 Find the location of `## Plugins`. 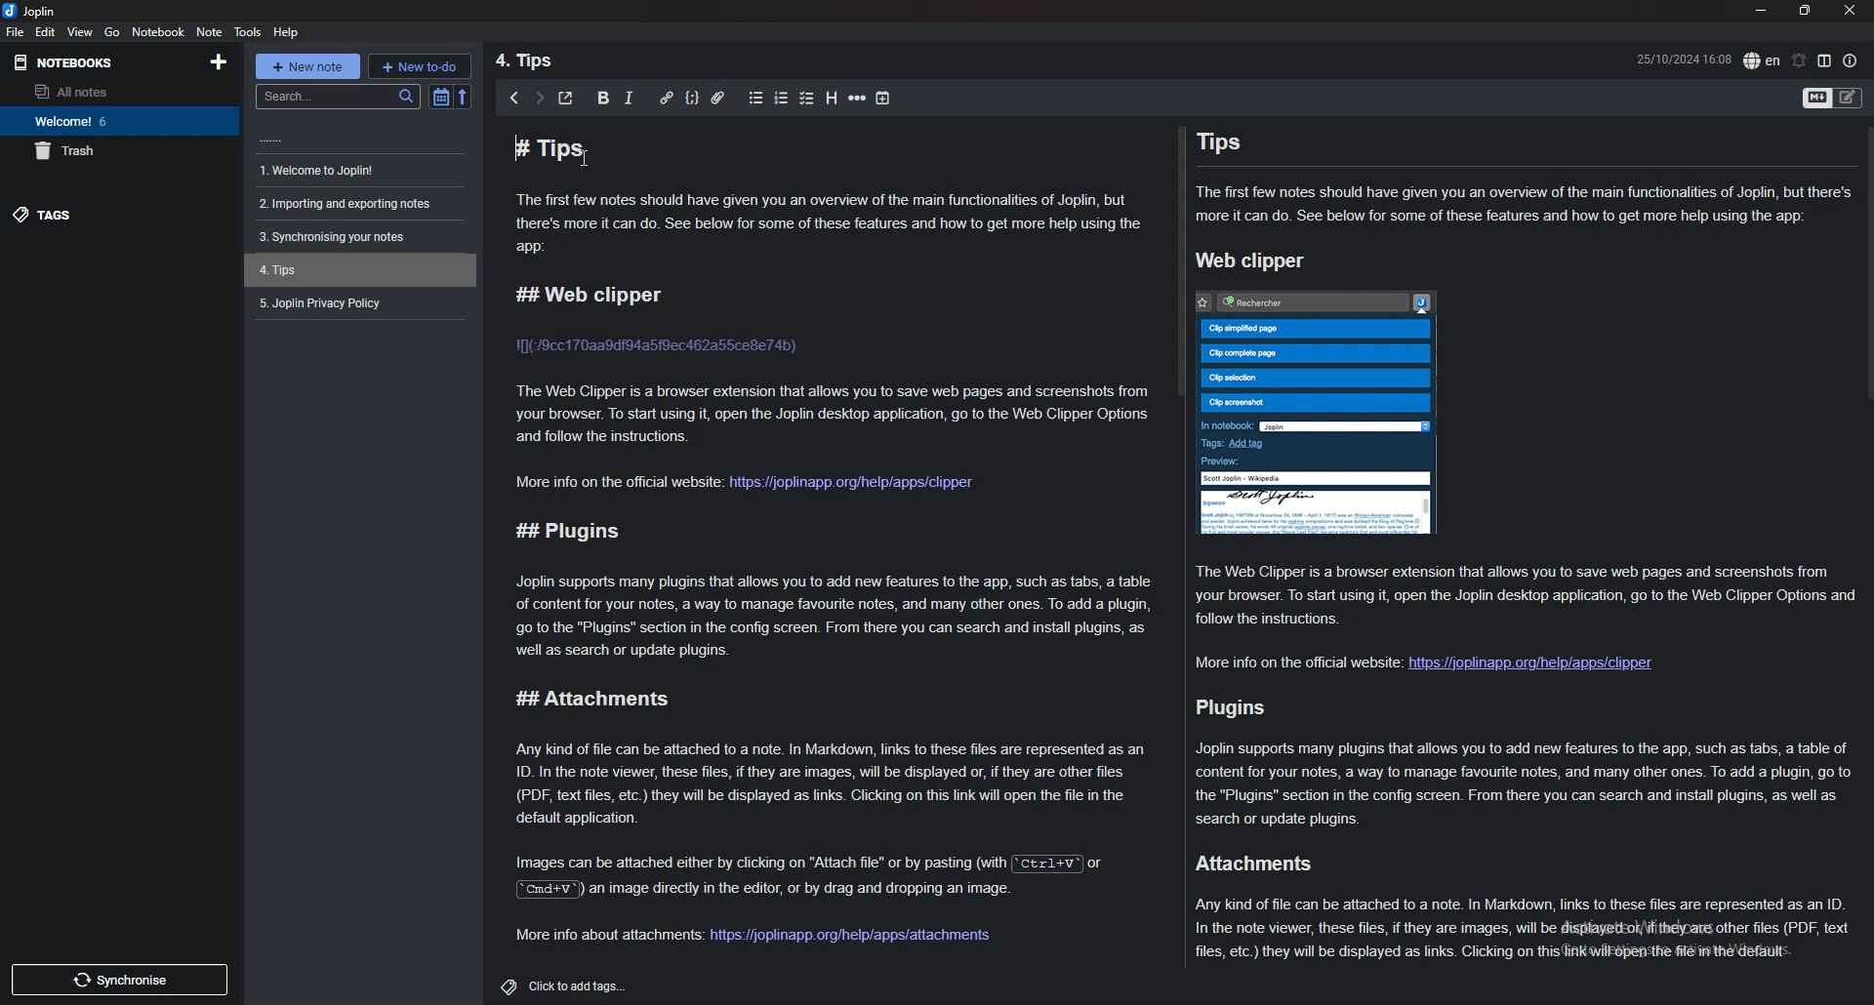

## Plugins is located at coordinates (567, 528).